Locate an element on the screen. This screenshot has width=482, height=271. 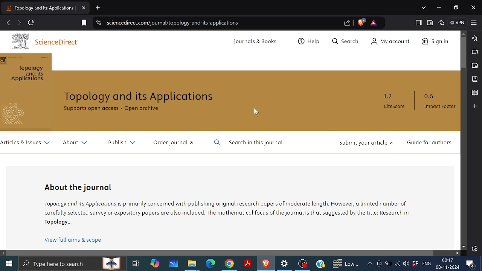
open archive is located at coordinates (142, 109).